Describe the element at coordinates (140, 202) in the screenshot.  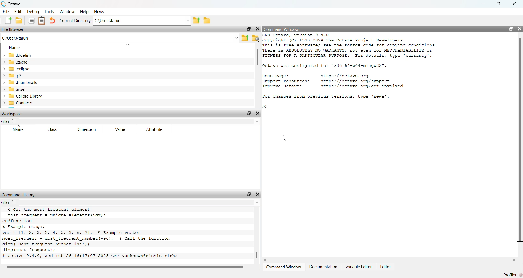
I see `Enter text to filter the command history` at that location.